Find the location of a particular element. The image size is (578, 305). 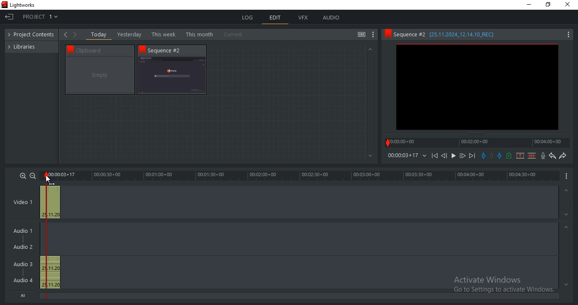

Audio 1 is located at coordinates (21, 231).